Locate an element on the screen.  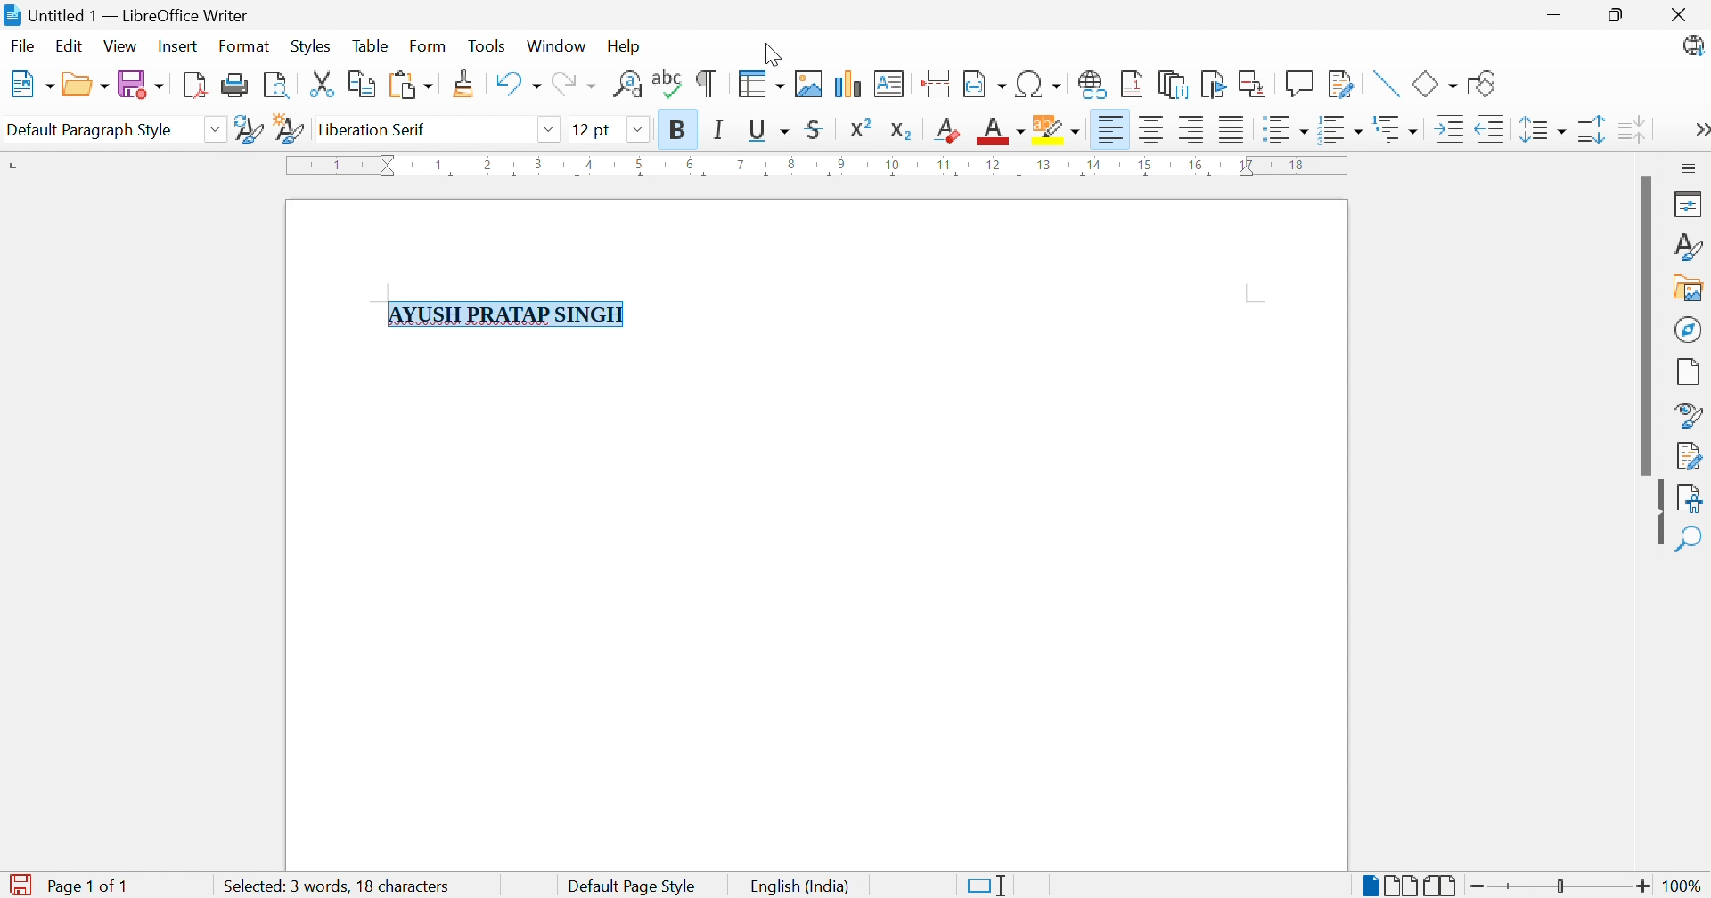
Find and Replace is located at coordinates (626, 84).